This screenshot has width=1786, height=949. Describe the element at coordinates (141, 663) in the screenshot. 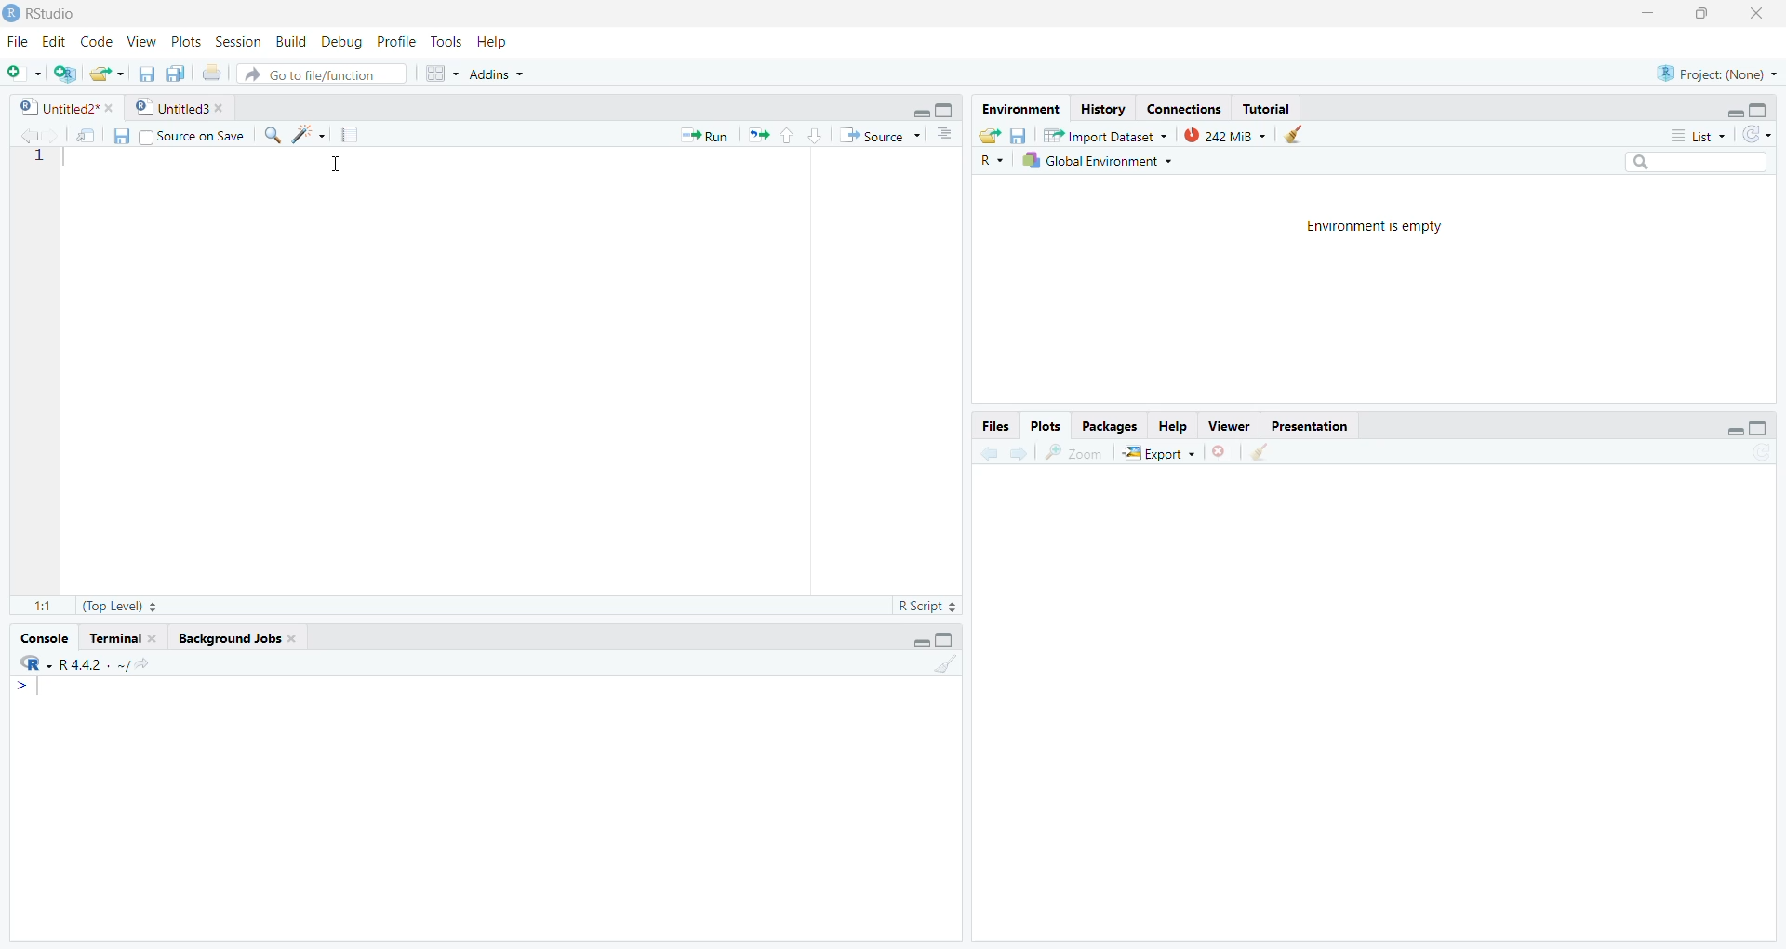

I see `view current working directory` at that location.